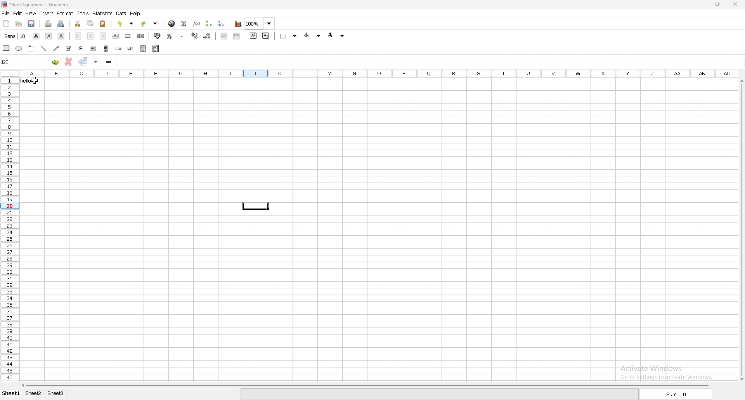 The image size is (745, 400). I want to click on center horizontally, so click(116, 36).